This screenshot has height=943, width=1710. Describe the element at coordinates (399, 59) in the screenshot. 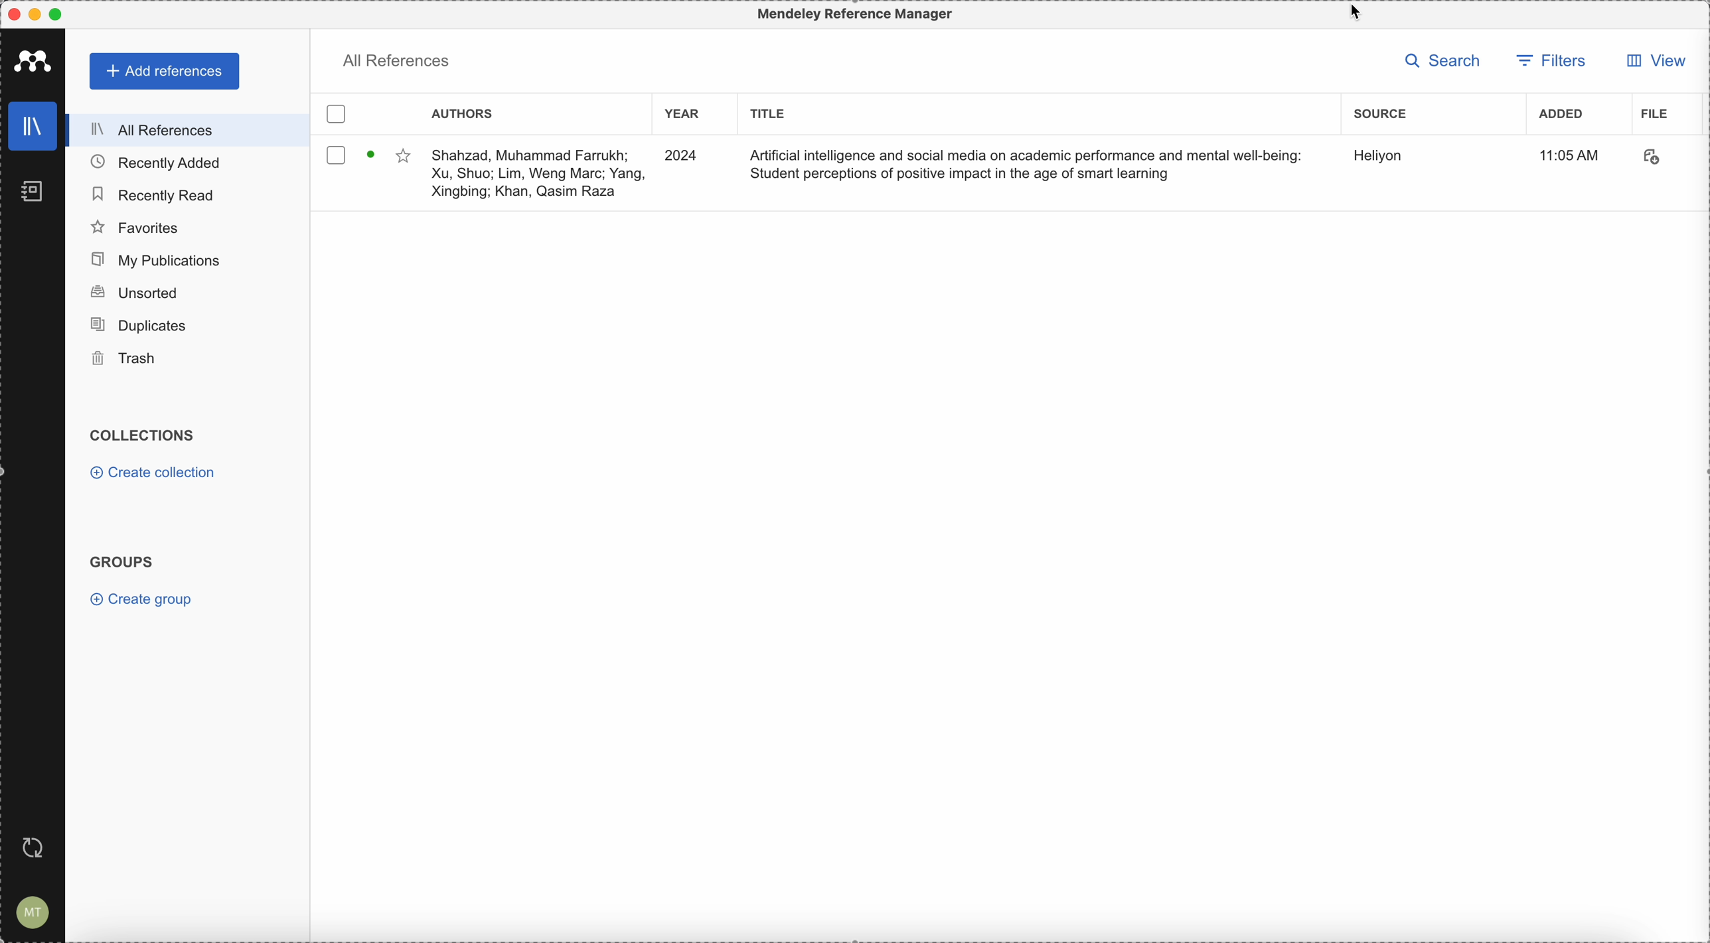

I see `all references` at that location.